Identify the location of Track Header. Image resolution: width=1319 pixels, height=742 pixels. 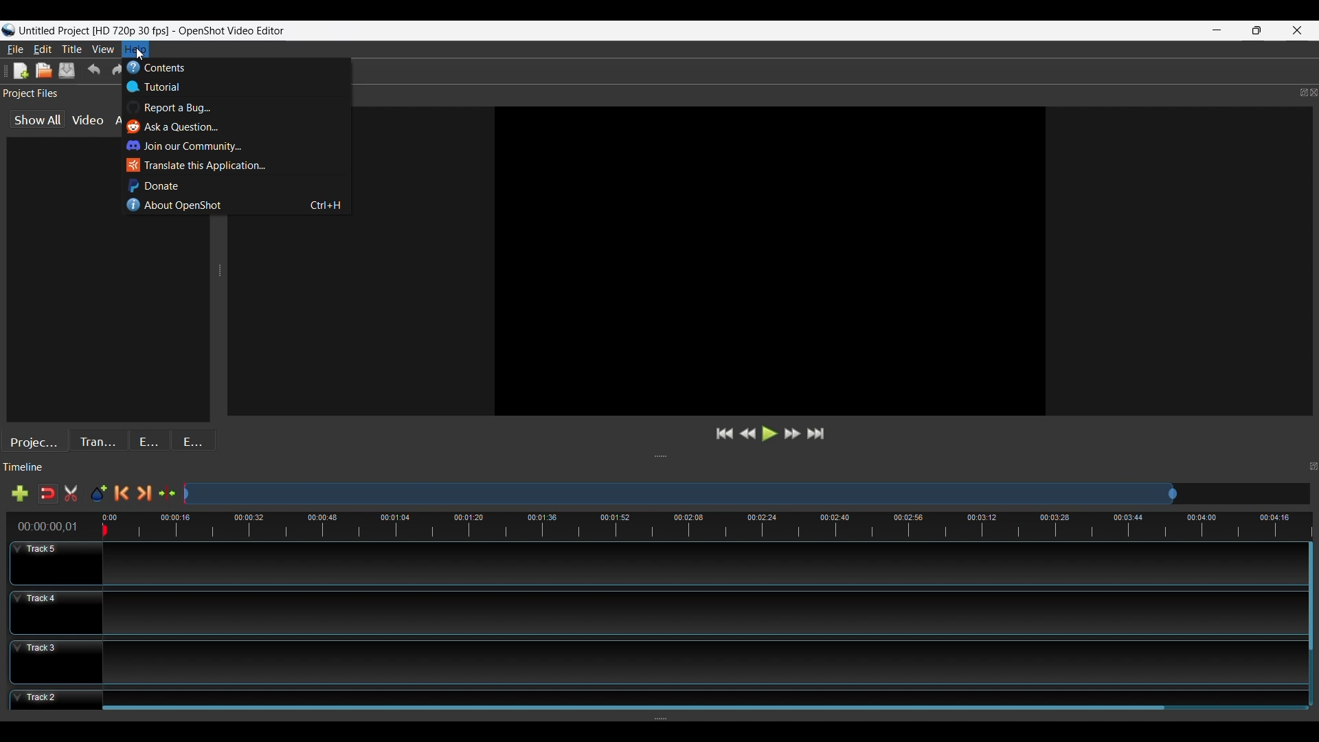
(53, 612).